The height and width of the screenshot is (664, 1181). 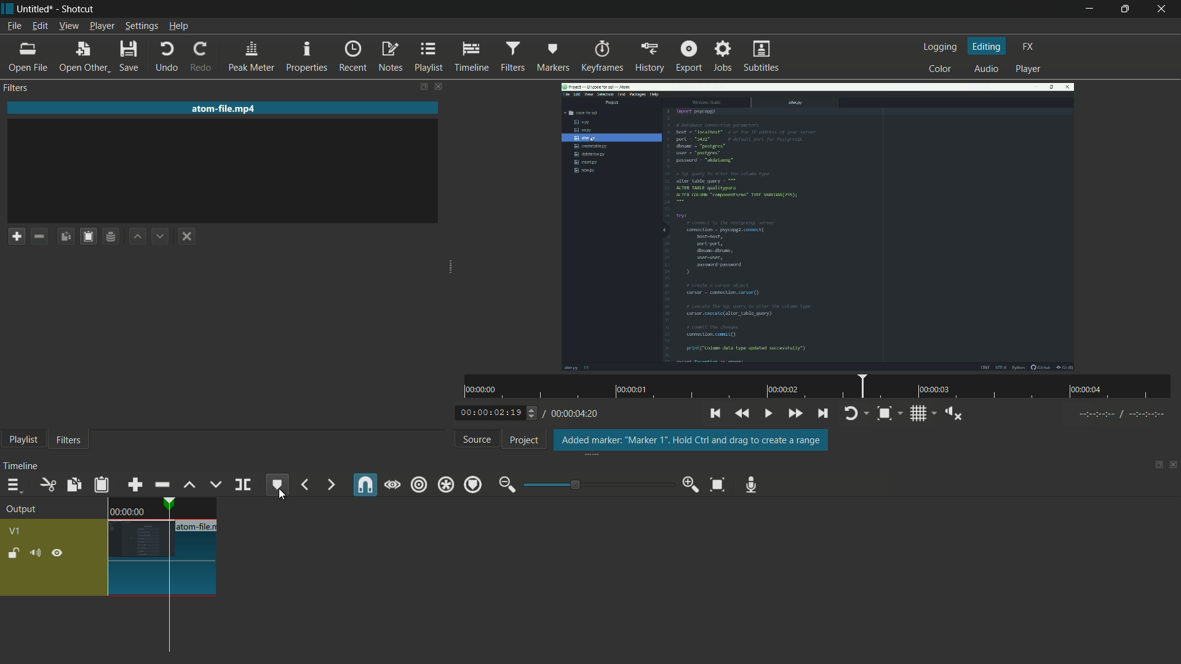 I want to click on move filter up, so click(x=137, y=237).